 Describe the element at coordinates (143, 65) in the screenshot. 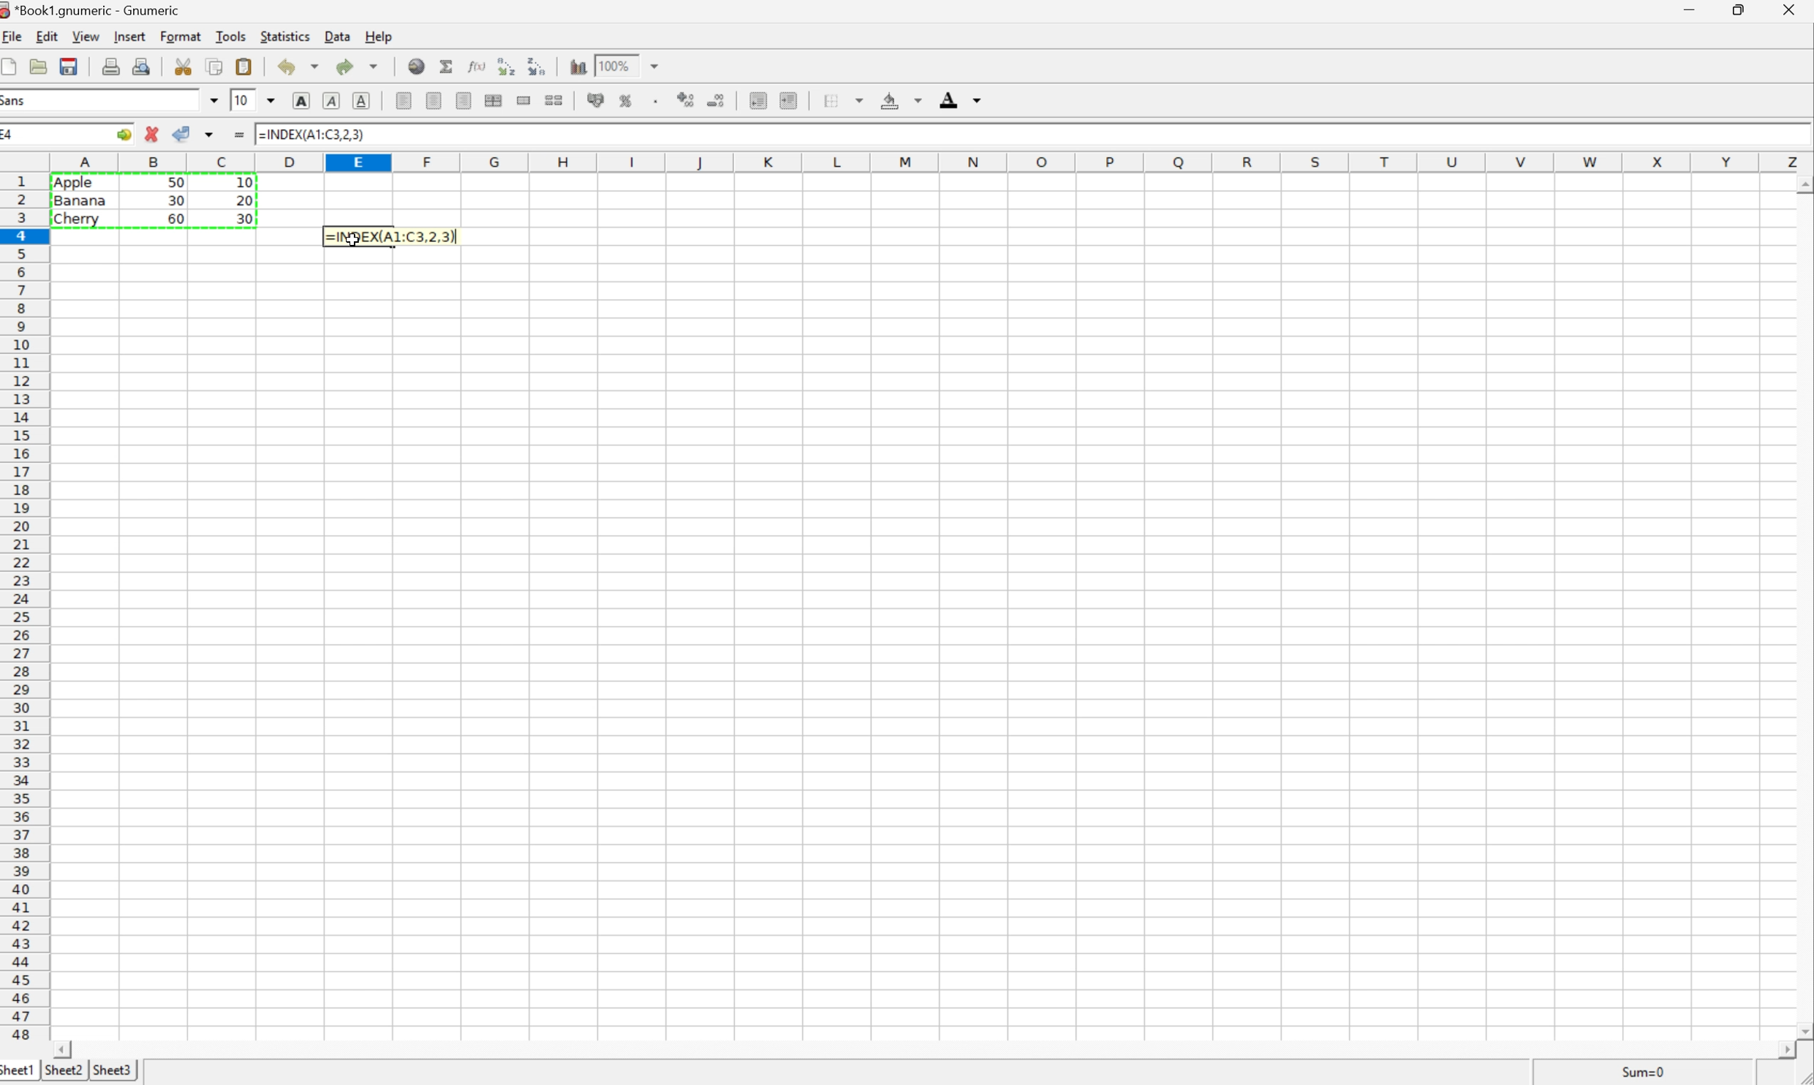

I see `print preview` at that location.